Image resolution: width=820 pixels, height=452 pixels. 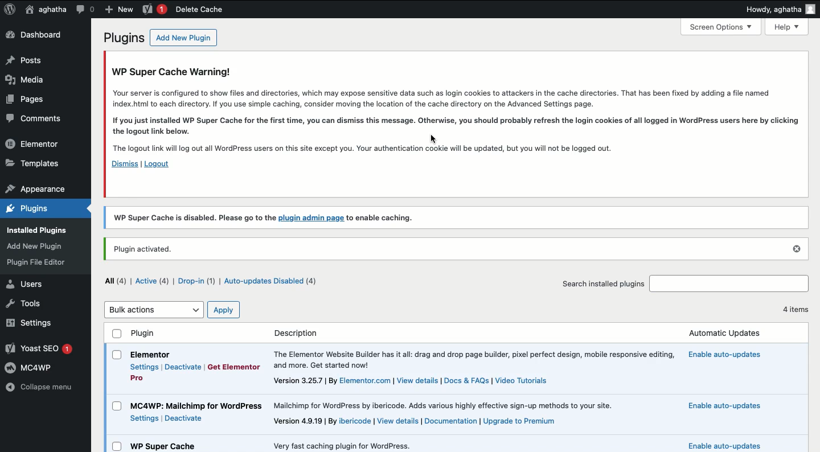 I want to click on Plugin activated, so click(x=459, y=249).